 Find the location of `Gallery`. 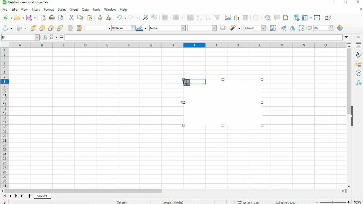

Gallery is located at coordinates (358, 64).